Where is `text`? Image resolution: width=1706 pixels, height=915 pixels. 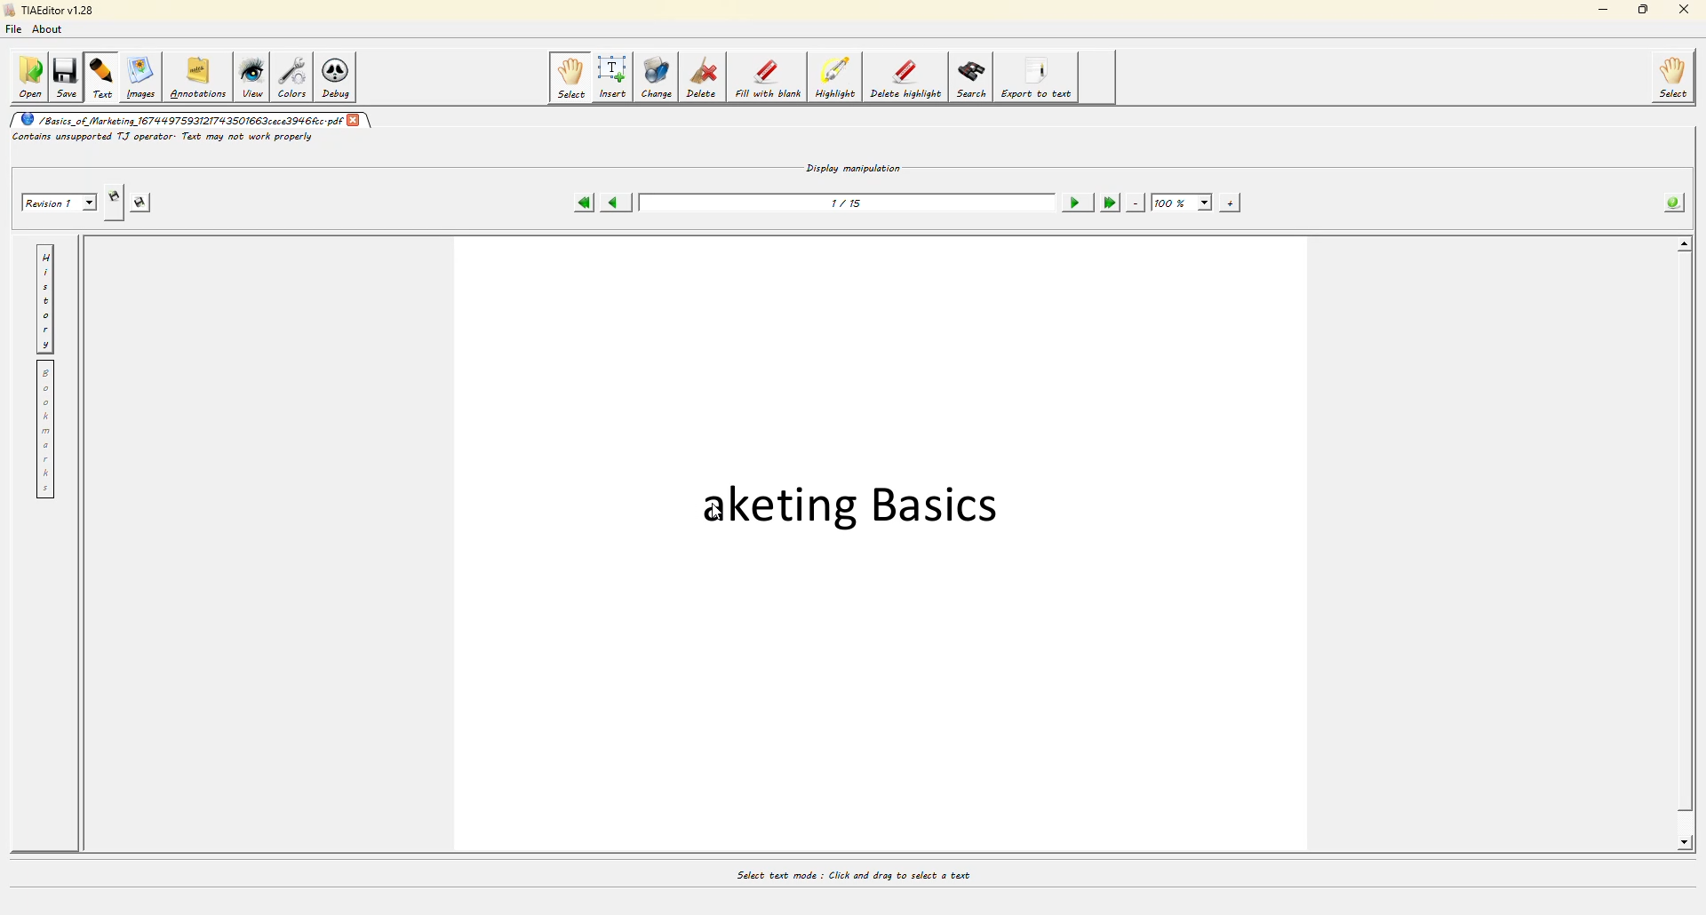
text is located at coordinates (843, 518).